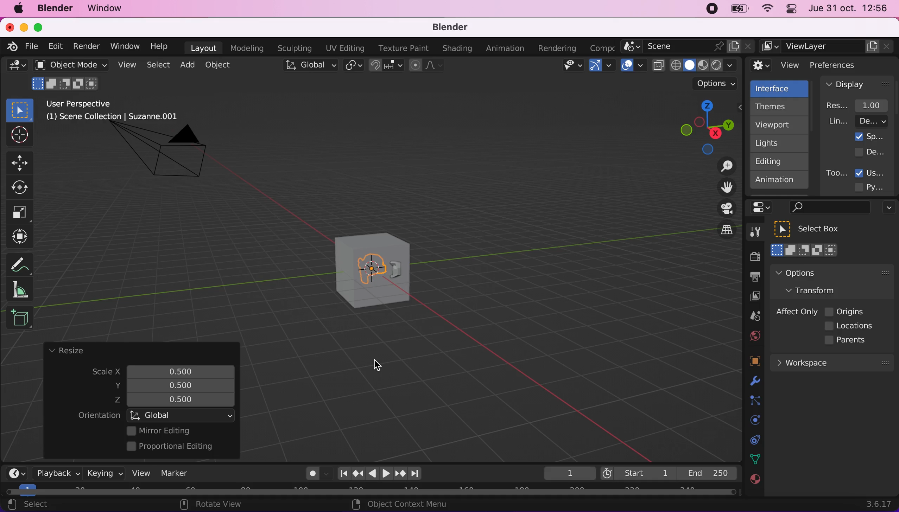  I want to click on locations, so click(851, 326).